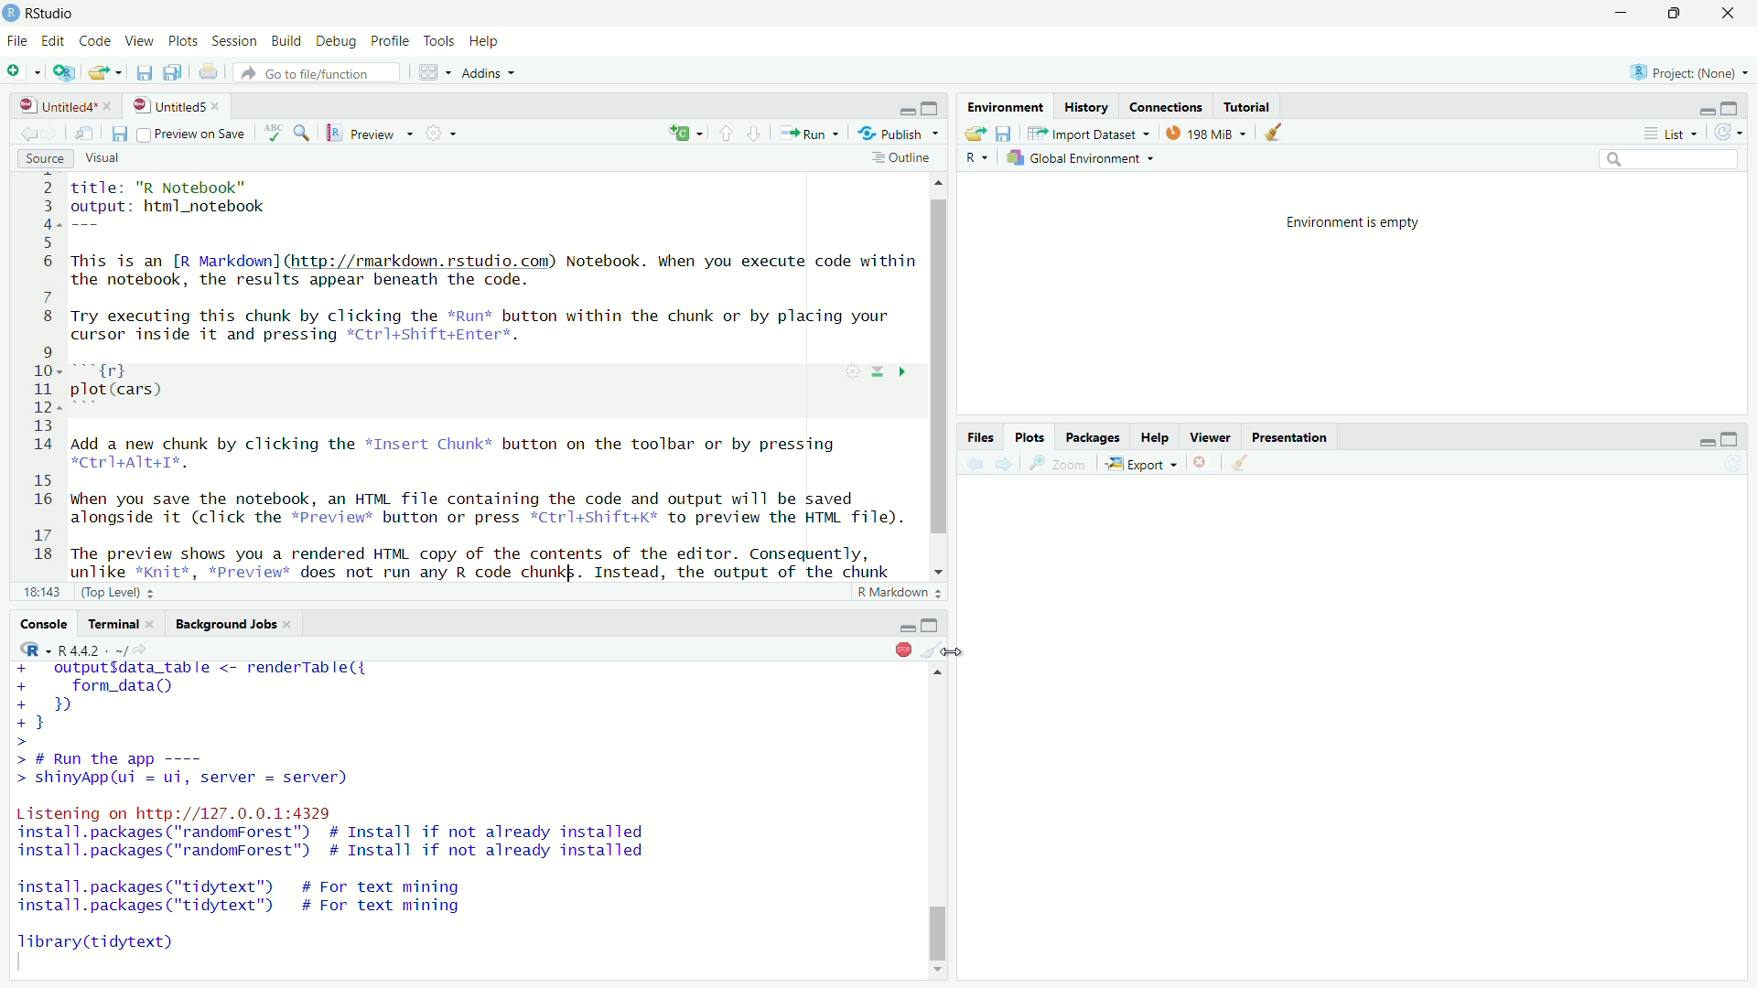  Describe the element at coordinates (1730, 440) in the screenshot. I see `maximize` at that location.